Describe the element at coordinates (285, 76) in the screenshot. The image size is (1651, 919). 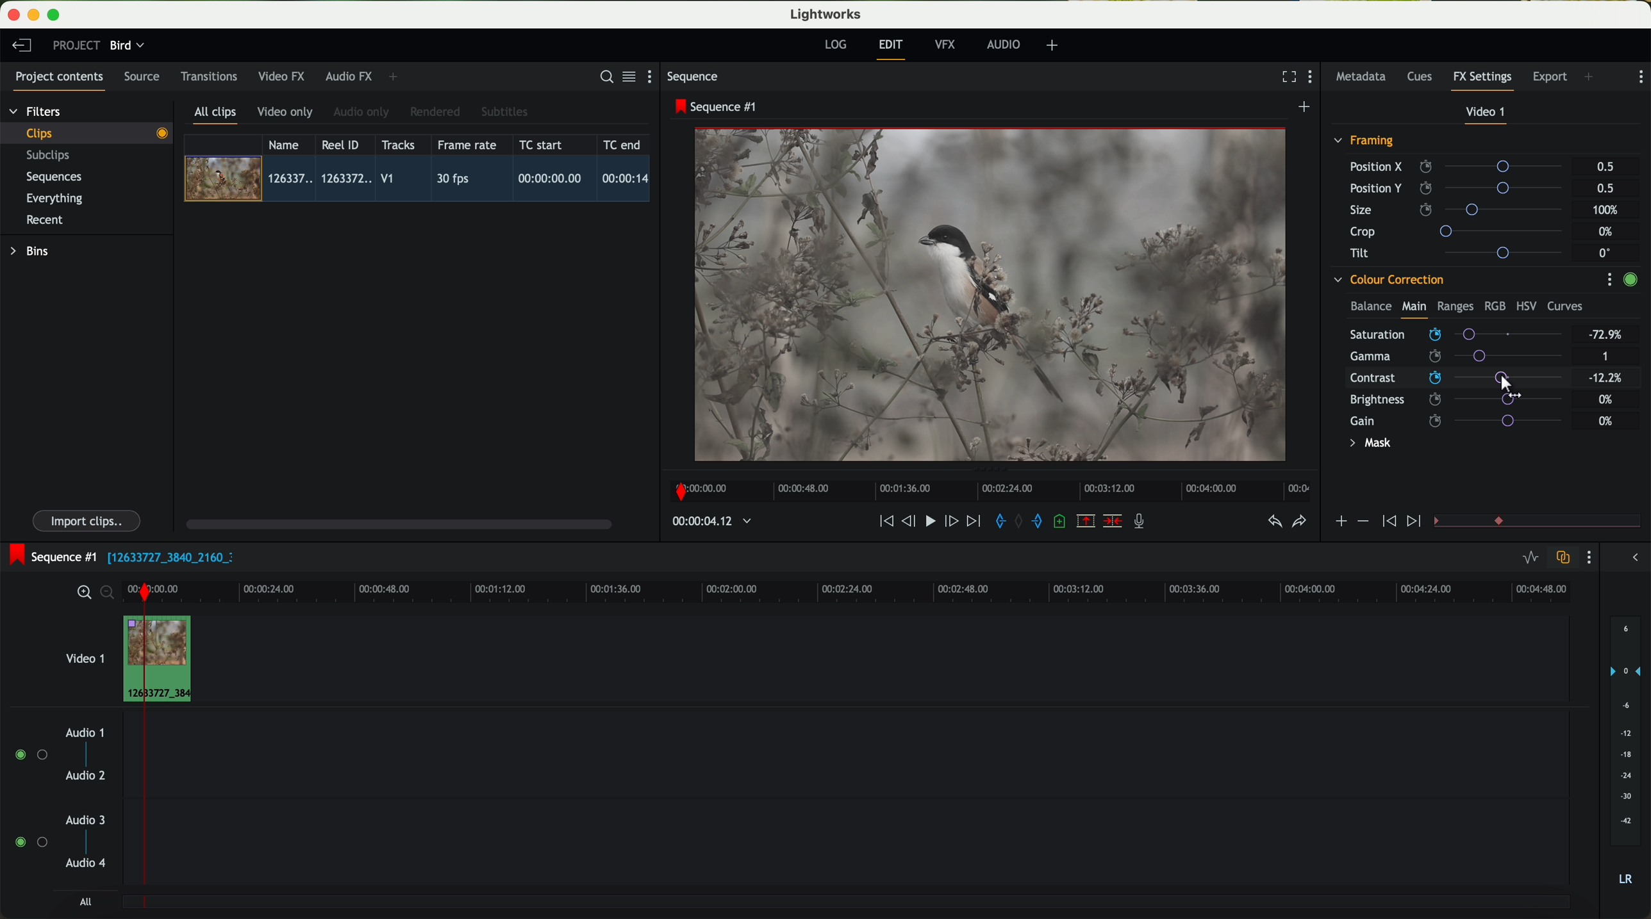
I see `video FX` at that location.